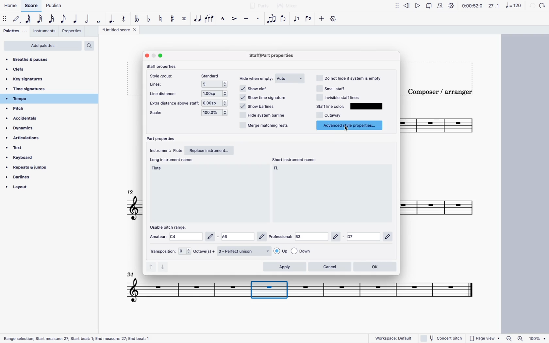  What do you see at coordinates (297, 18) in the screenshot?
I see `voice 1` at bounding box center [297, 18].